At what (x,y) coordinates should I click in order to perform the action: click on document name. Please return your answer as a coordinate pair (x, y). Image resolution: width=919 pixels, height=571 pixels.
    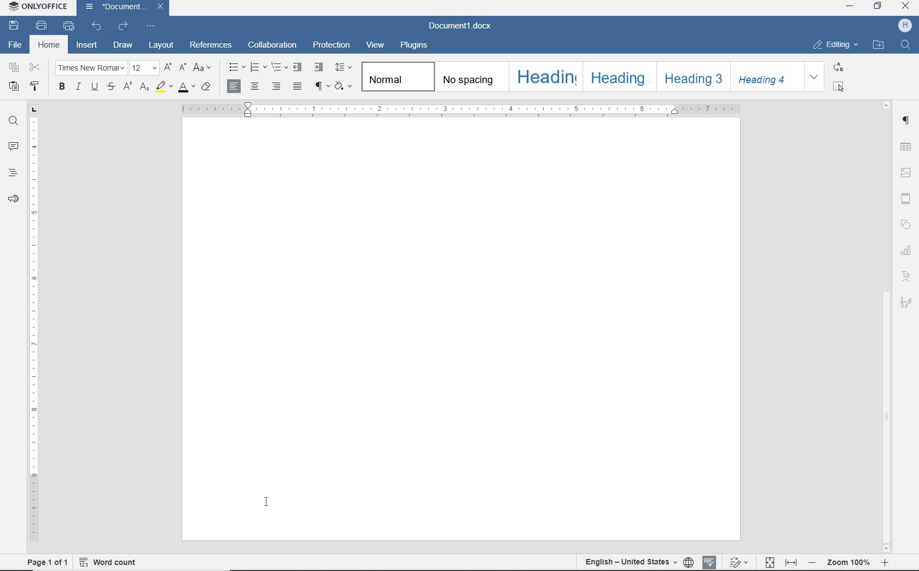
    Looking at the image, I should click on (119, 7).